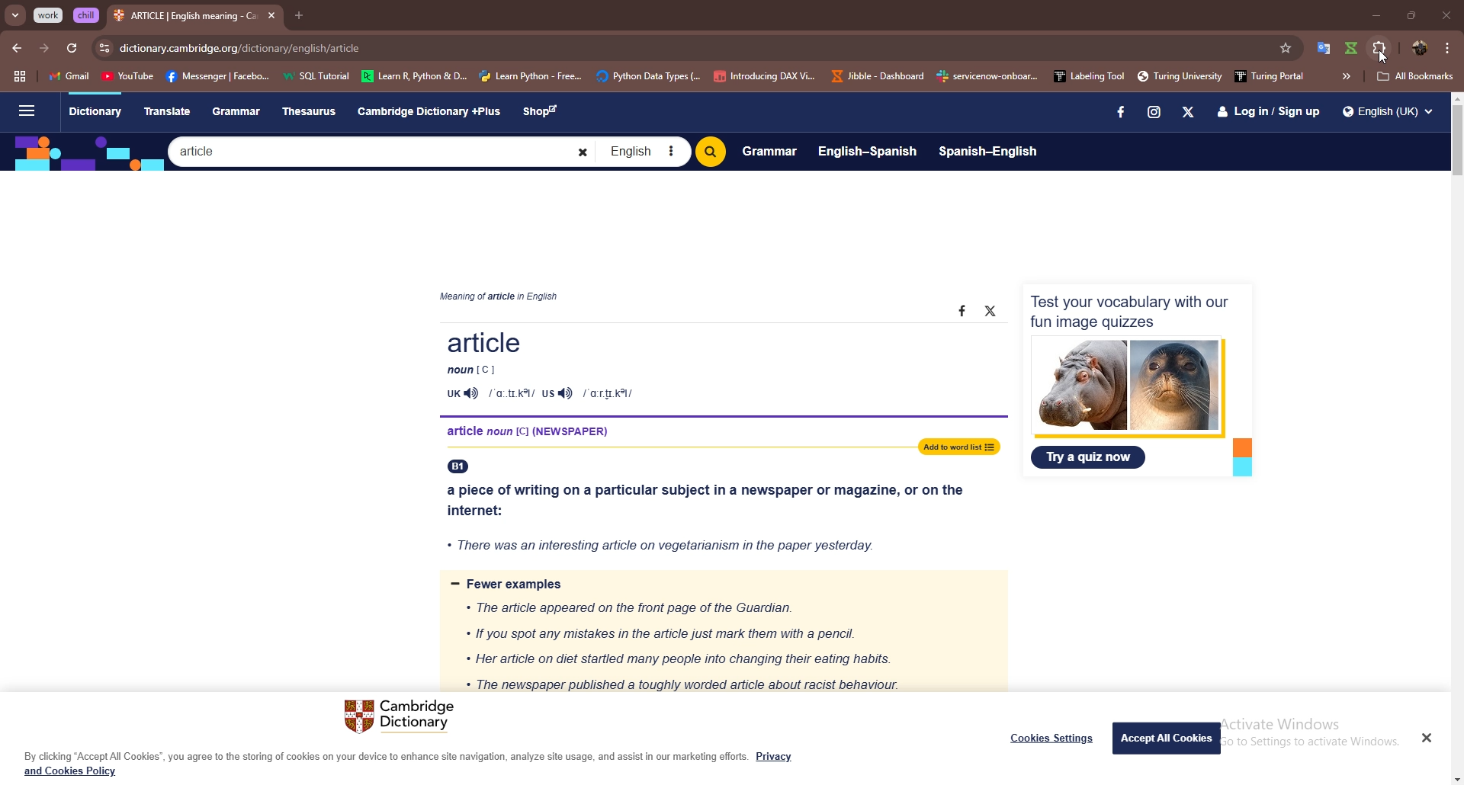 The image size is (1464, 785). I want to click on refresh, so click(71, 49).